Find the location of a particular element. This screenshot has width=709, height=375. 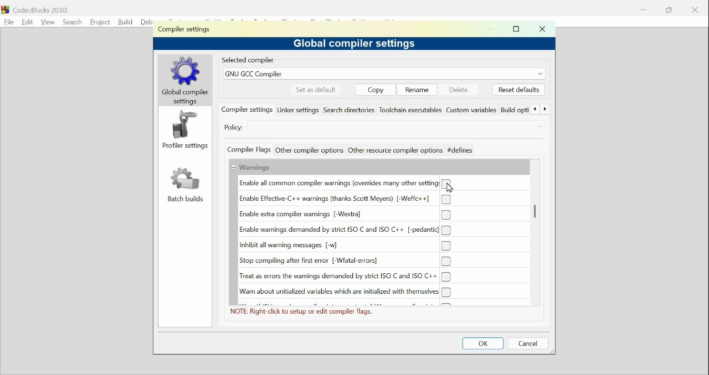

minimise is located at coordinates (644, 9).